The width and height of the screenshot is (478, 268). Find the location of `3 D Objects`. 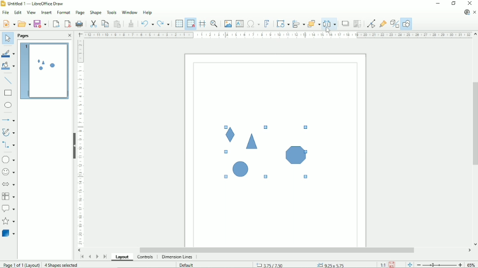

3 D Objects is located at coordinates (9, 234).